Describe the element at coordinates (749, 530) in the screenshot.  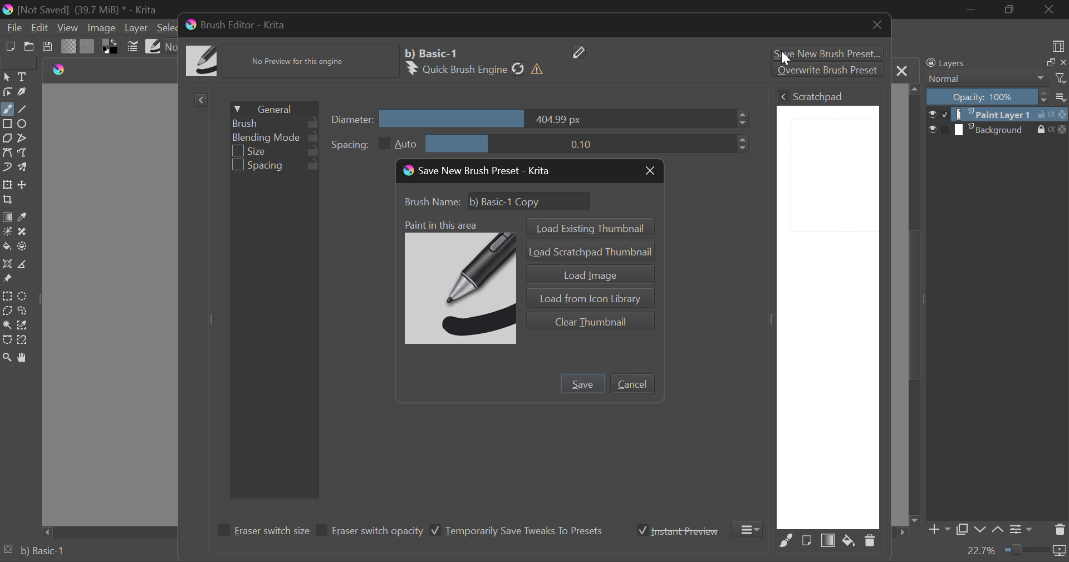
I see `More Options` at that location.